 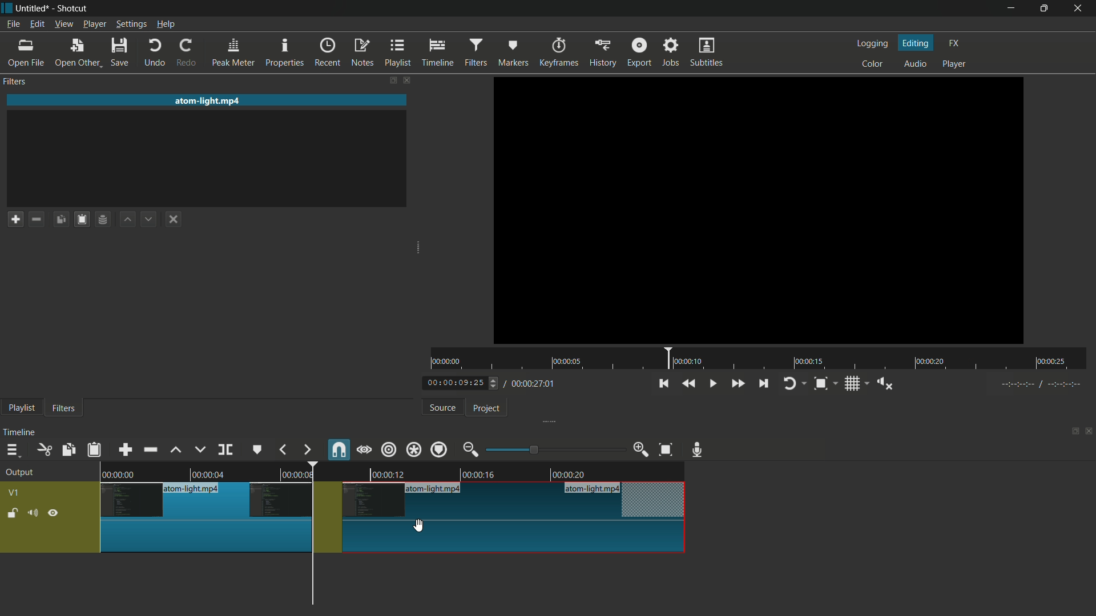 What do you see at coordinates (233, 53) in the screenshot?
I see `peak meter` at bounding box center [233, 53].